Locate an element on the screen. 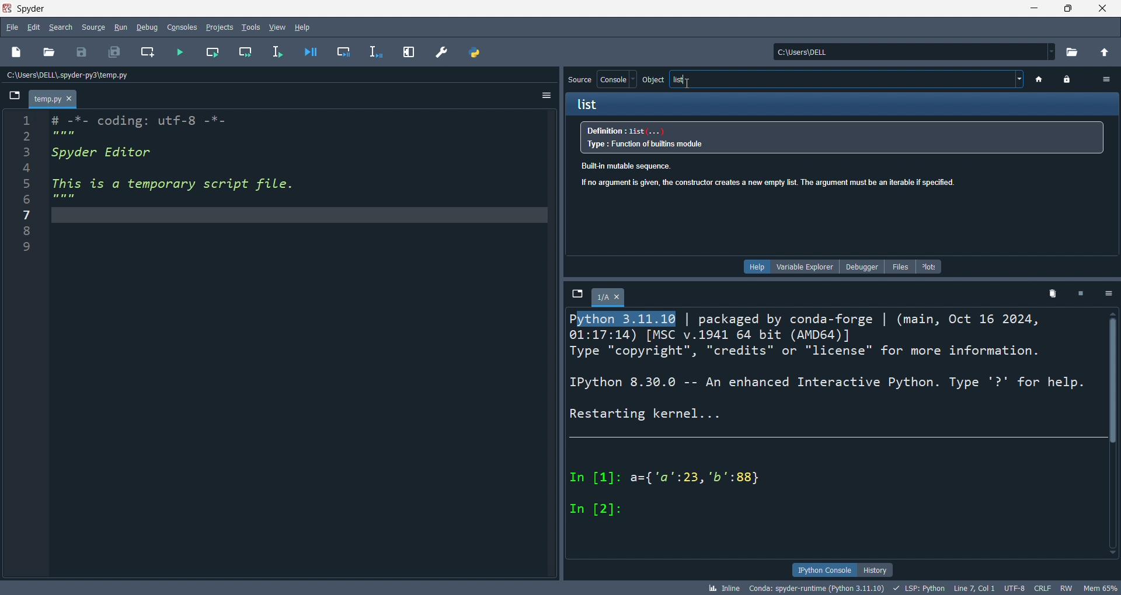 This screenshot has height=595, width=1121. console is located at coordinates (616, 78).